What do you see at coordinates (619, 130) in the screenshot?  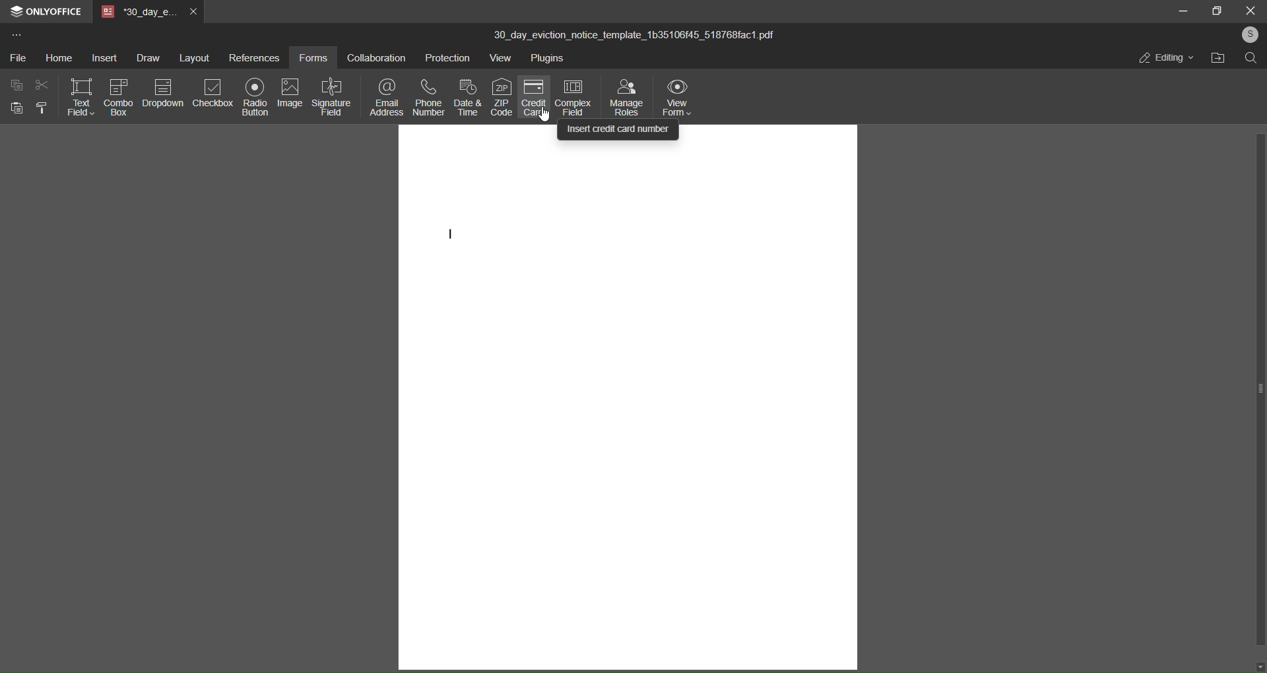 I see `insert credit card number` at bounding box center [619, 130].